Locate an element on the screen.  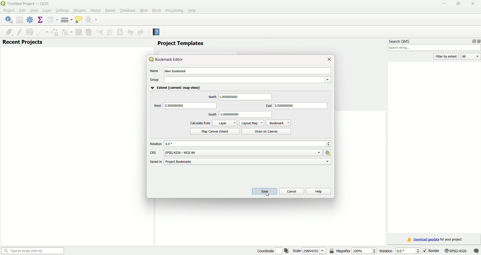
Help is located at coordinates (193, 10).